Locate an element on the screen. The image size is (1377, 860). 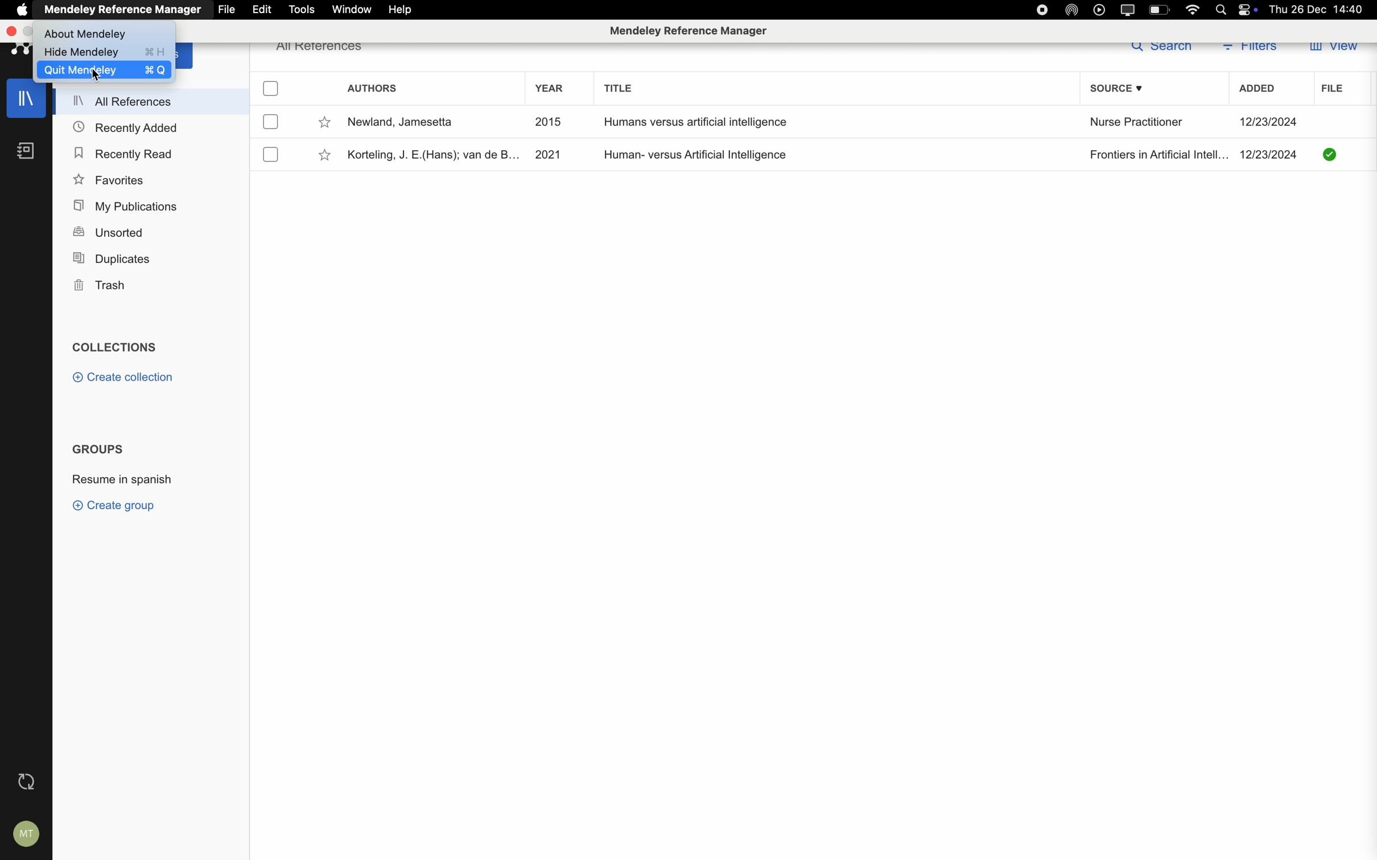
added is located at coordinates (1258, 90).